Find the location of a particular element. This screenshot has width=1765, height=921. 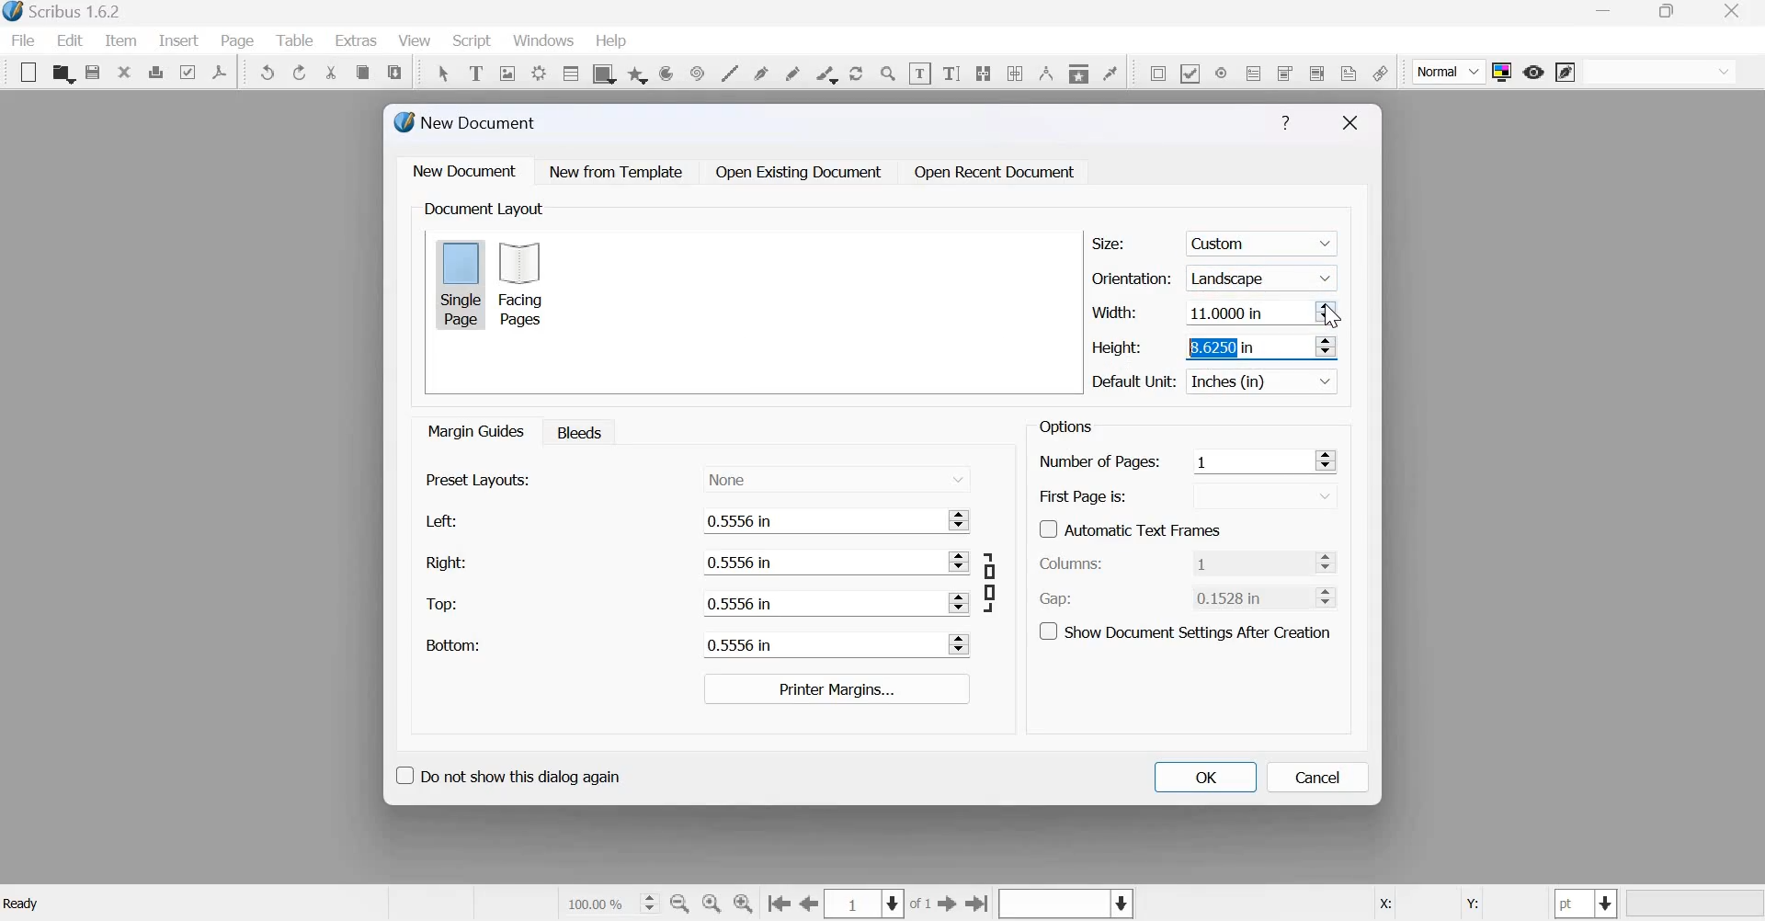

Columns: is located at coordinates (1072, 564).